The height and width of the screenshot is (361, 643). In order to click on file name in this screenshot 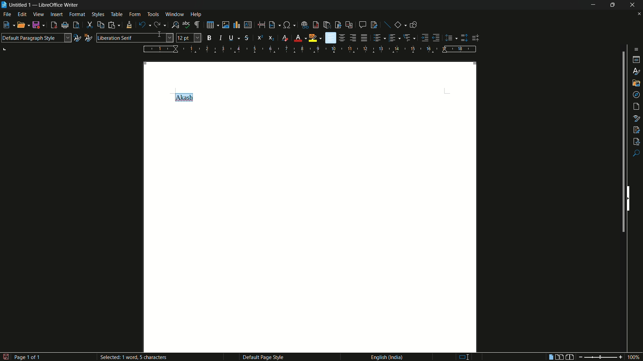, I will do `click(16, 5)`.